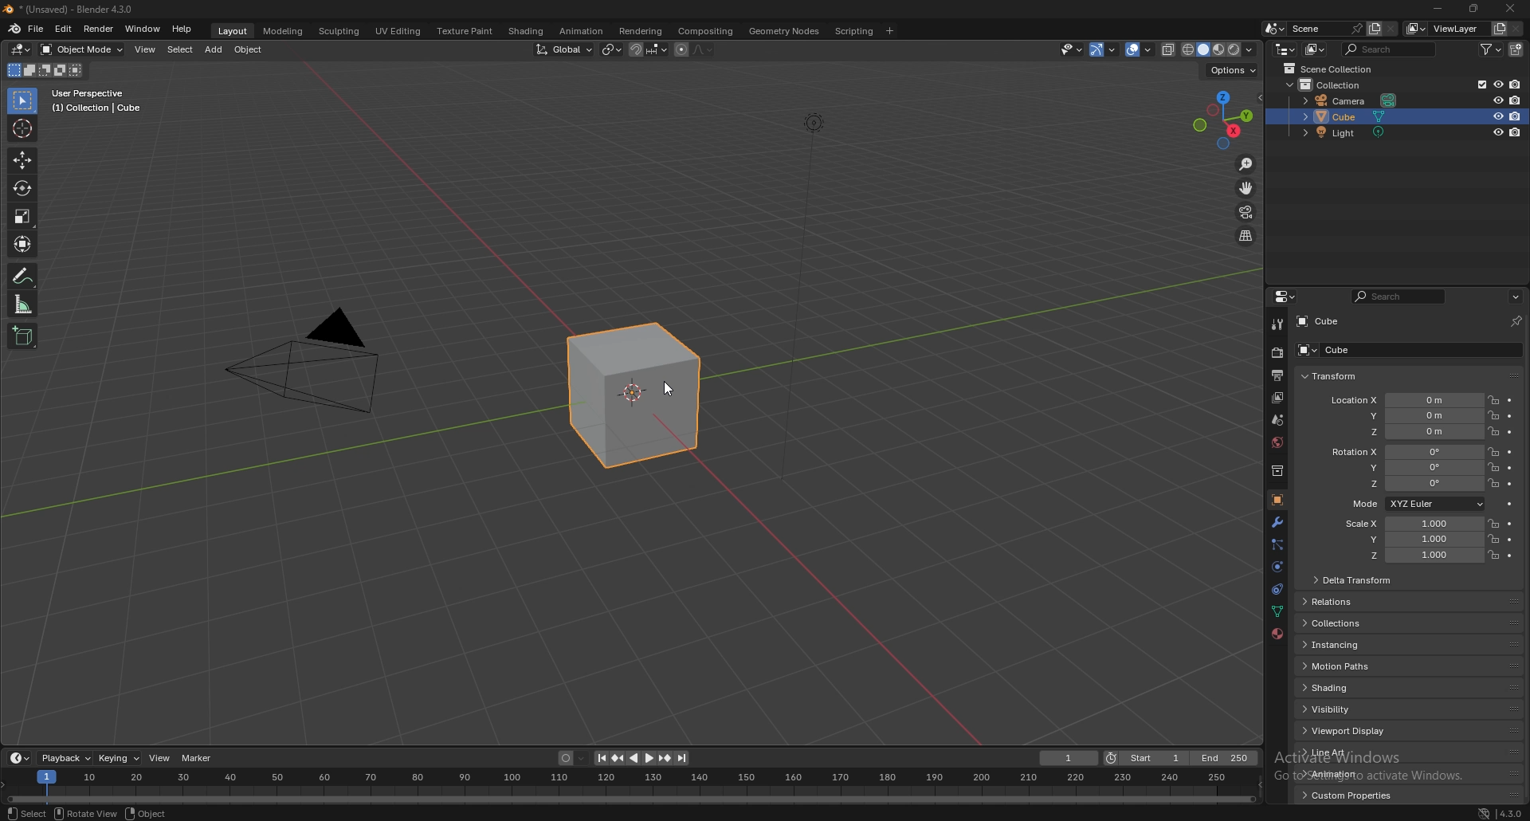 The image size is (1530, 821). Describe the element at coordinates (1493, 483) in the screenshot. I see `lock location` at that location.